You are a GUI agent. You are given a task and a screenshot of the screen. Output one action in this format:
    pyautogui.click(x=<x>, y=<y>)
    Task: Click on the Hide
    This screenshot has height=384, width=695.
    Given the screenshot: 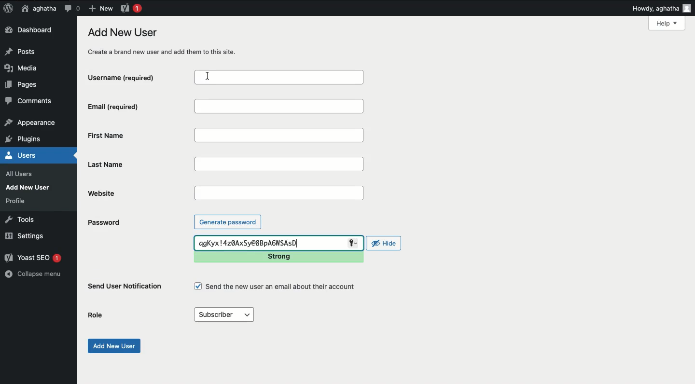 What is the action you would take?
    pyautogui.click(x=384, y=243)
    